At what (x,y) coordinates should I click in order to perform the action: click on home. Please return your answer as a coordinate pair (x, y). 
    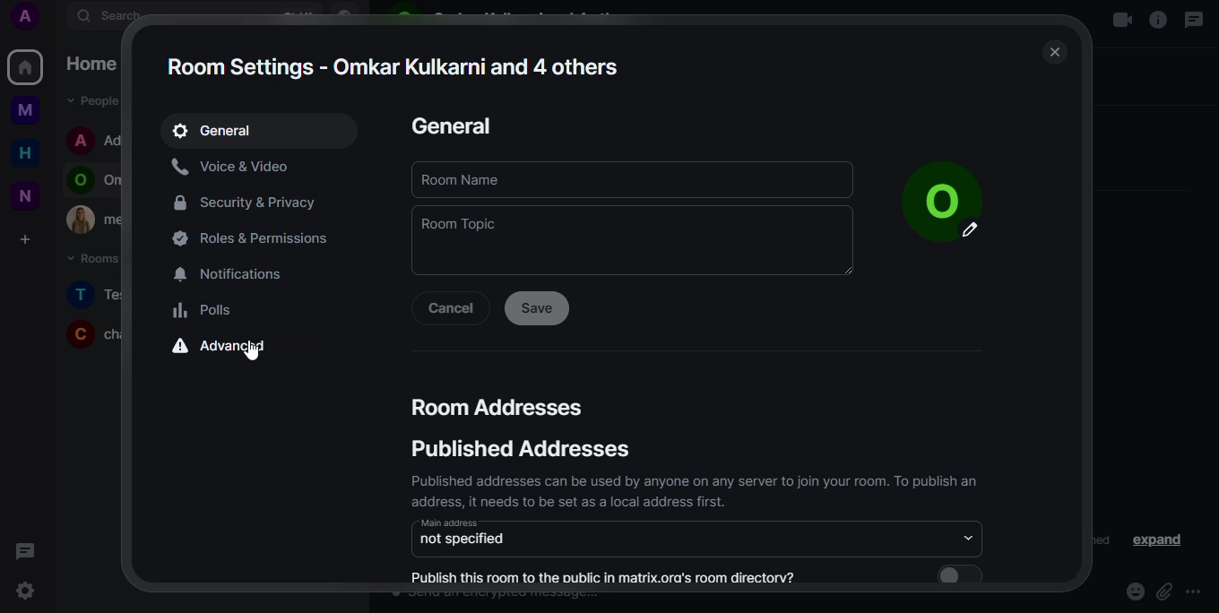
    Looking at the image, I should click on (105, 65).